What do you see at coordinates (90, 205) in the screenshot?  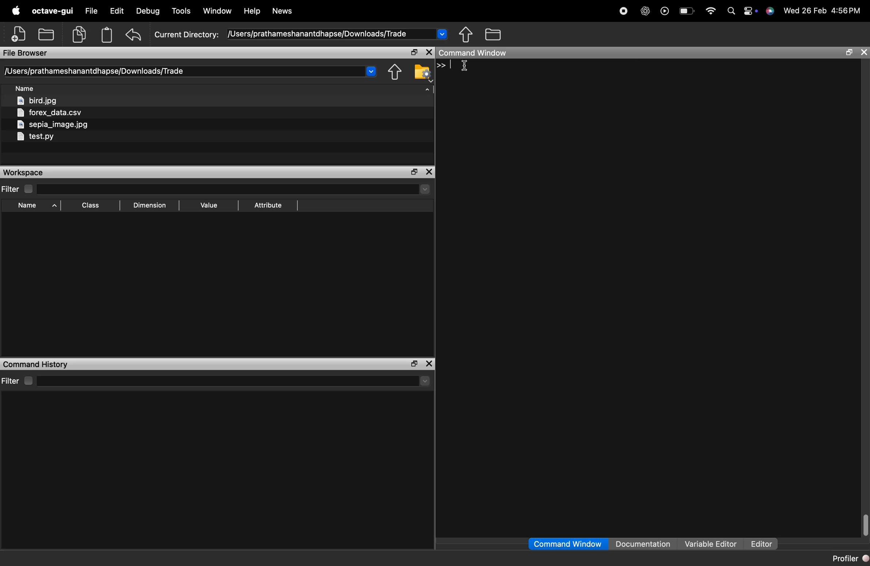 I see `[EE` at bounding box center [90, 205].